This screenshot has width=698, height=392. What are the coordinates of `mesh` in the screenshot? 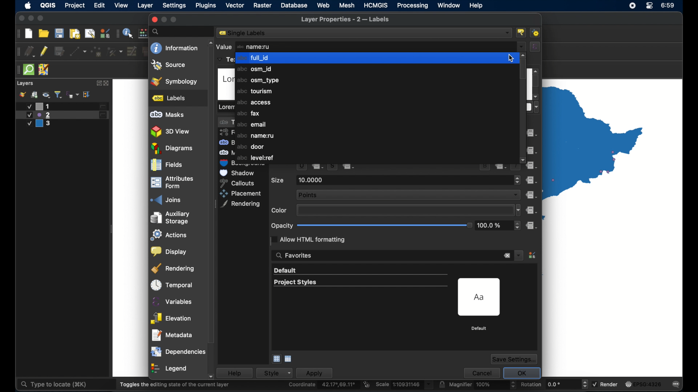 It's located at (347, 5).